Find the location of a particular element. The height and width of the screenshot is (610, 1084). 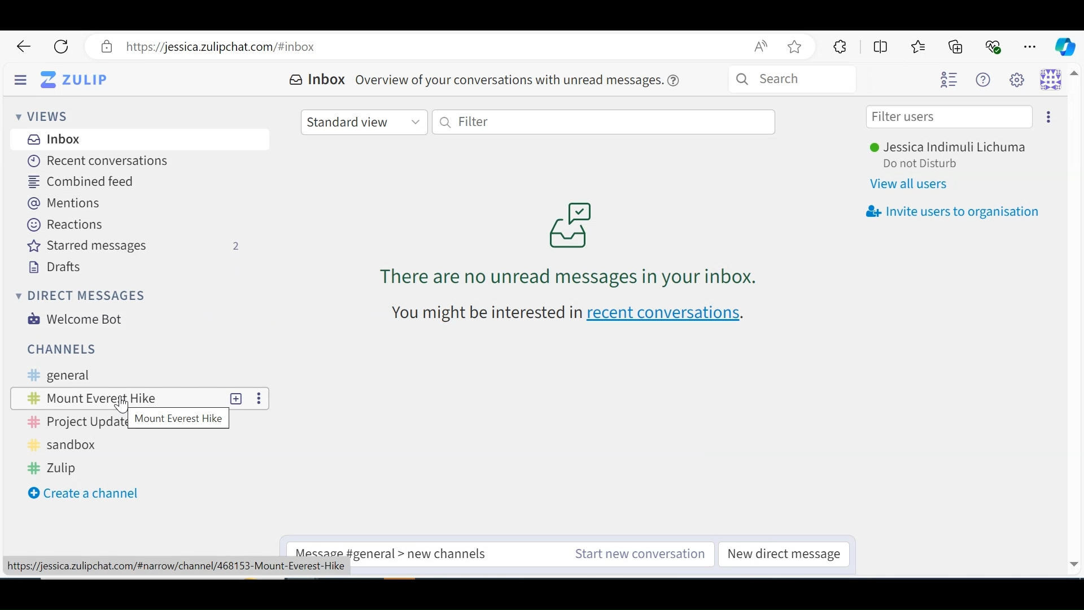

Inbox is located at coordinates (55, 139).